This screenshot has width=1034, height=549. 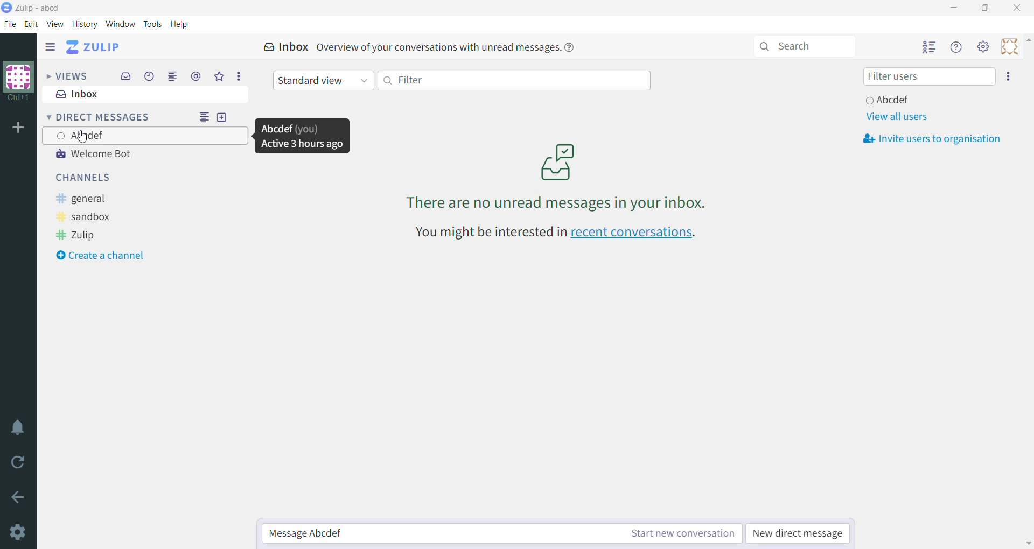 I want to click on Help menu, so click(x=958, y=47).